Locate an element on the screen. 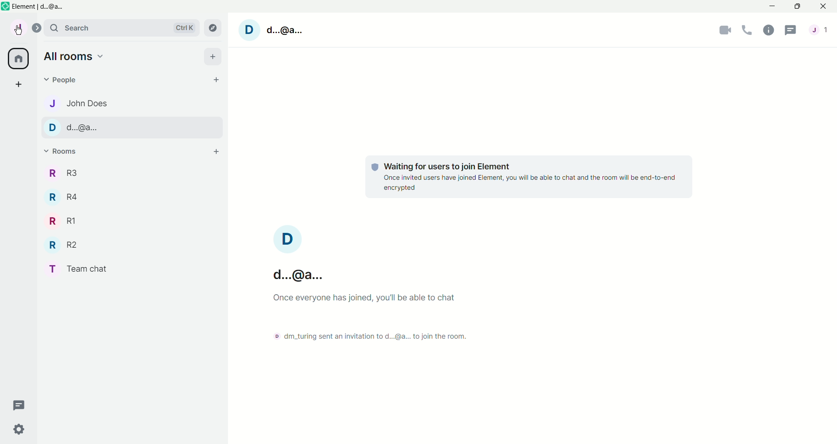  Explore rooms is located at coordinates (213, 28).